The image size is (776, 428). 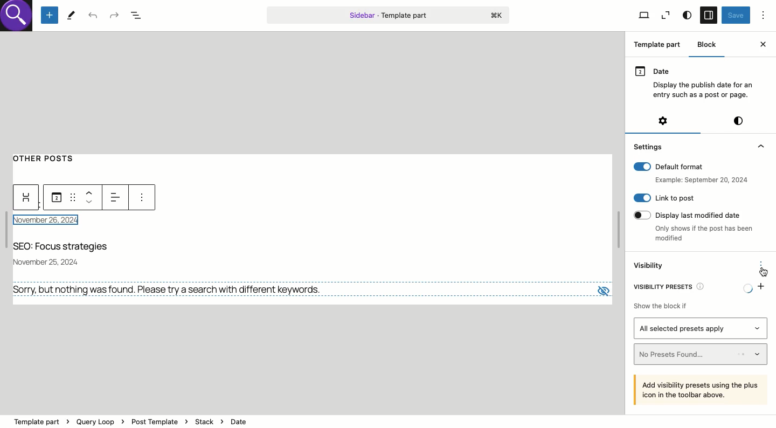 What do you see at coordinates (65, 247) in the screenshot?
I see `Title` at bounding box center [65, 247].